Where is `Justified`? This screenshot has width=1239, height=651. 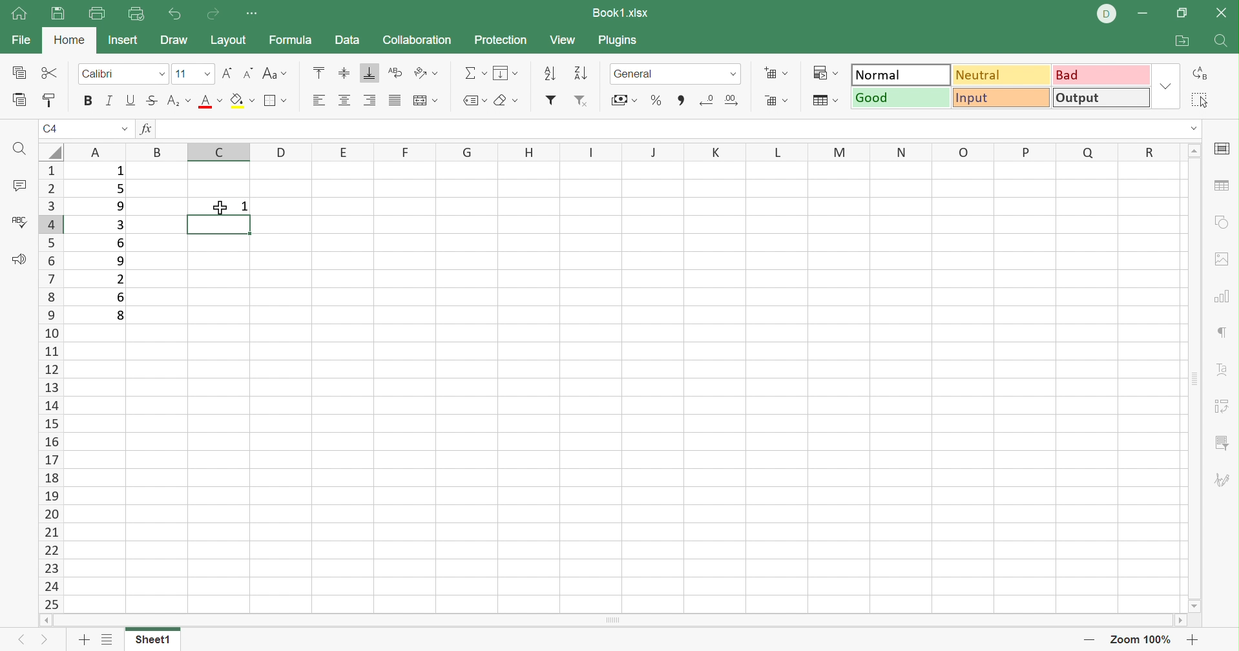 Justified is located at coordinates (396, 101).